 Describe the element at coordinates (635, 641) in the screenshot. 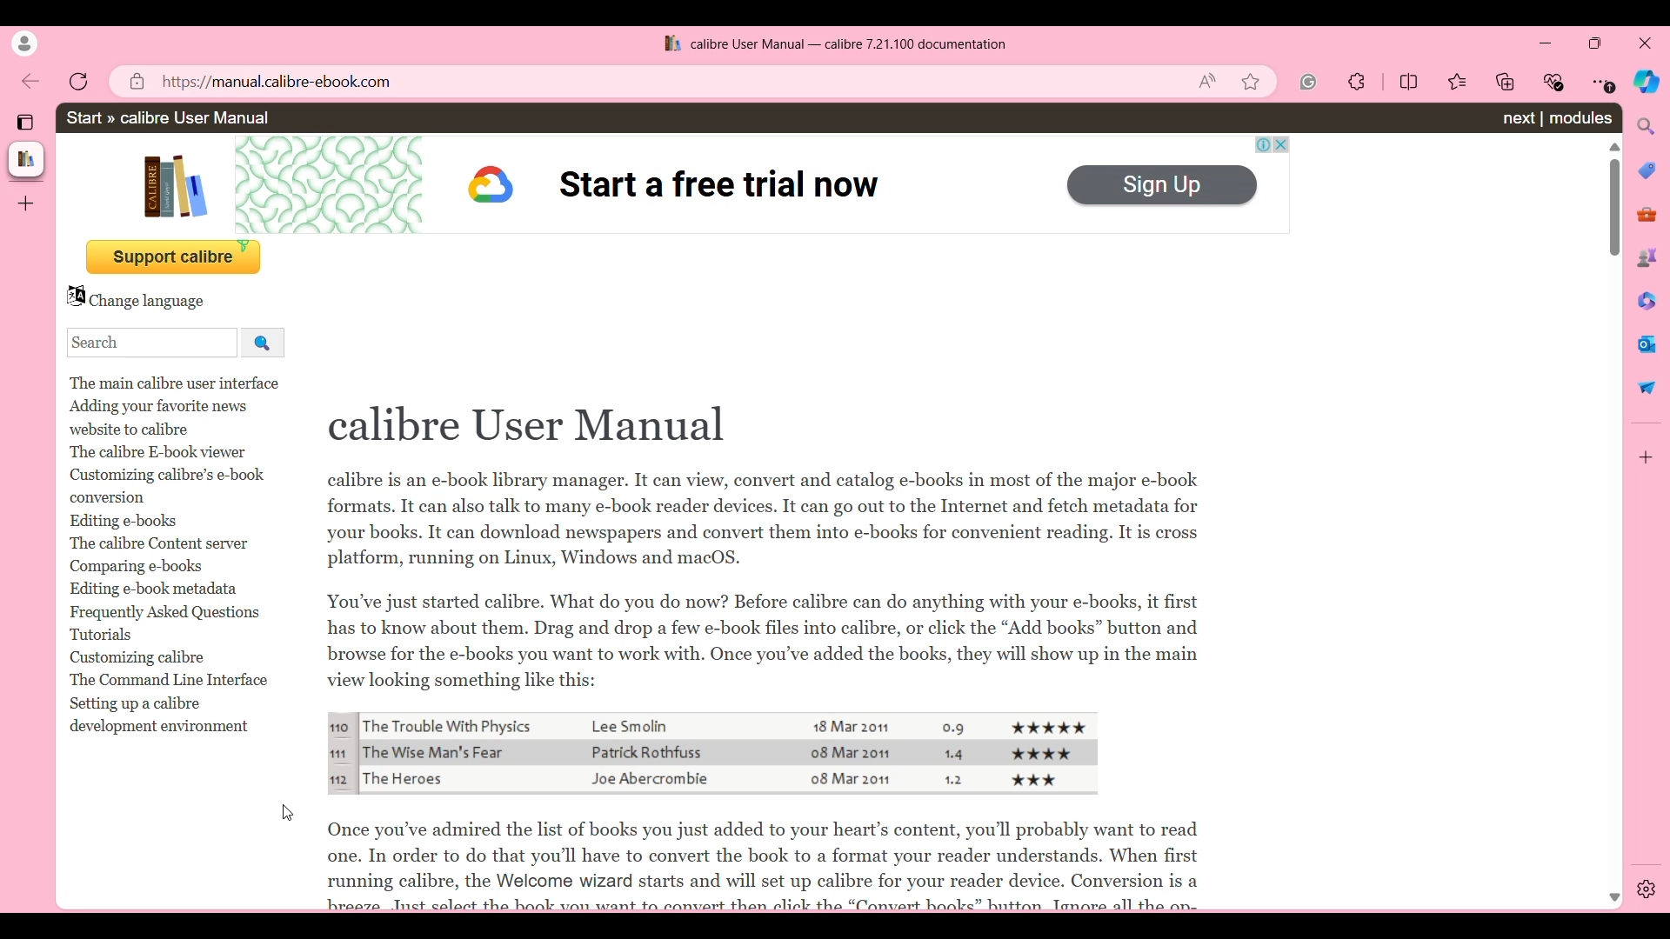

I see `Page text` at that location.